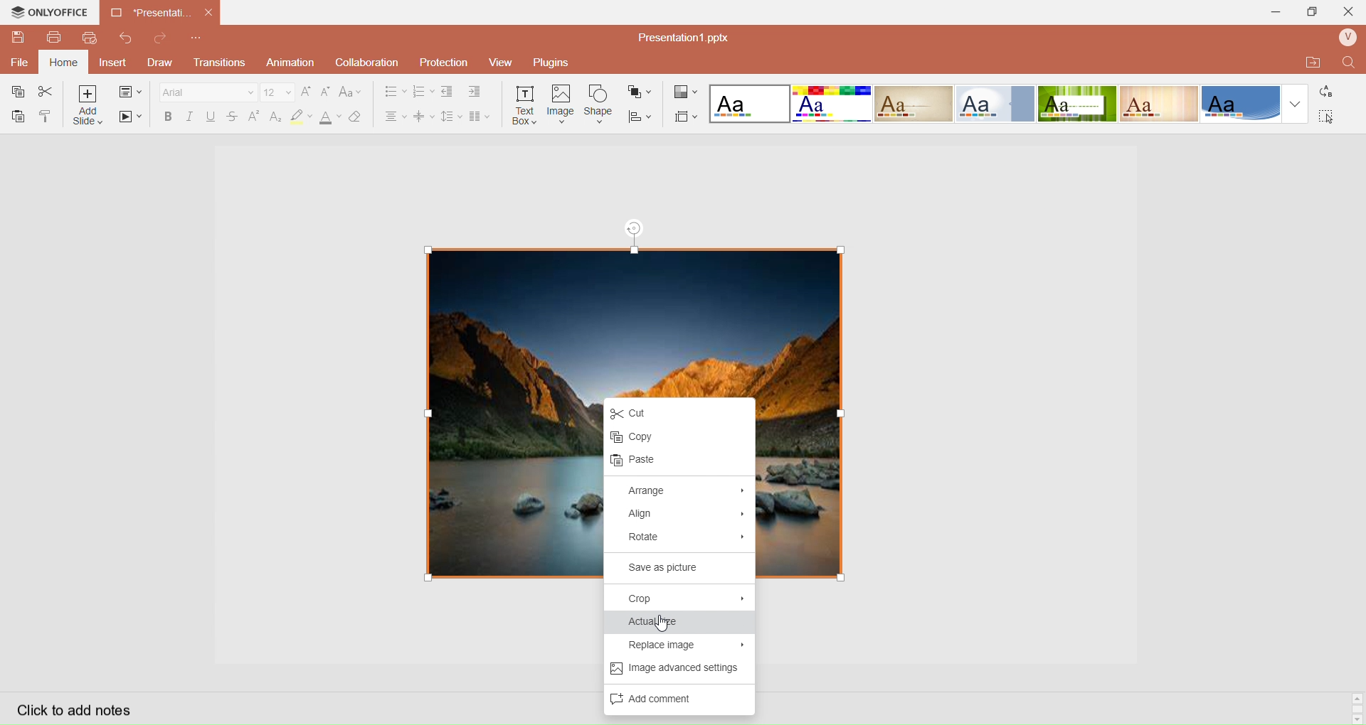  I want to click on Select All, so click(1326, 117).